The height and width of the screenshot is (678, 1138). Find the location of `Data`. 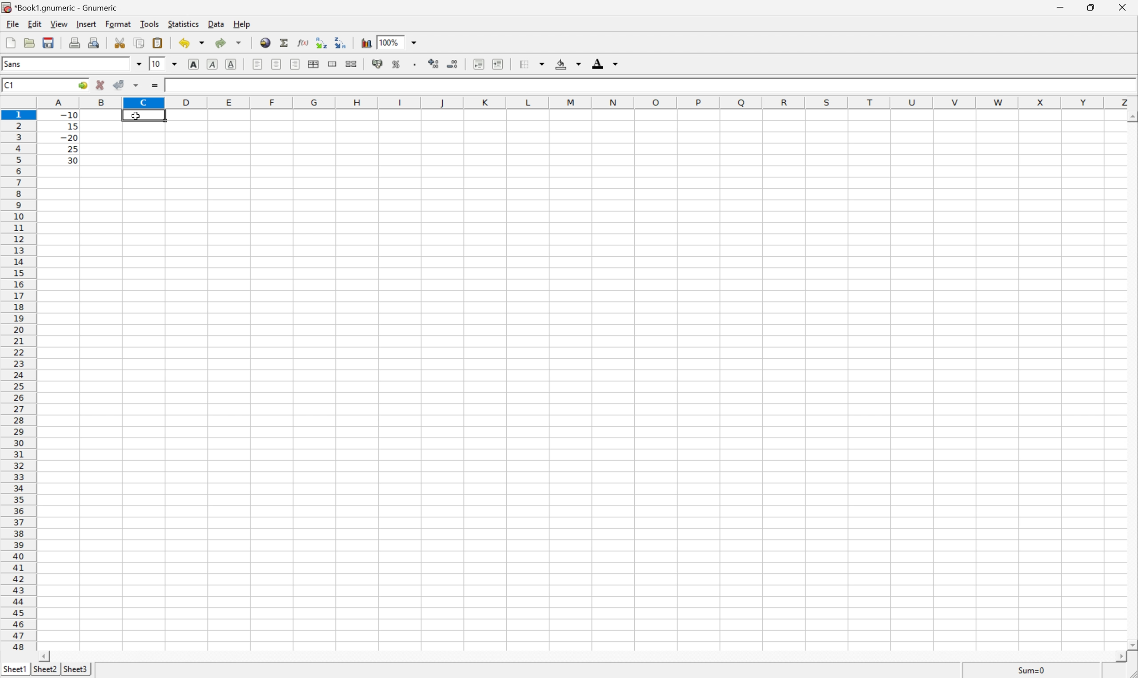

Data is located at coordinates (218, 25).